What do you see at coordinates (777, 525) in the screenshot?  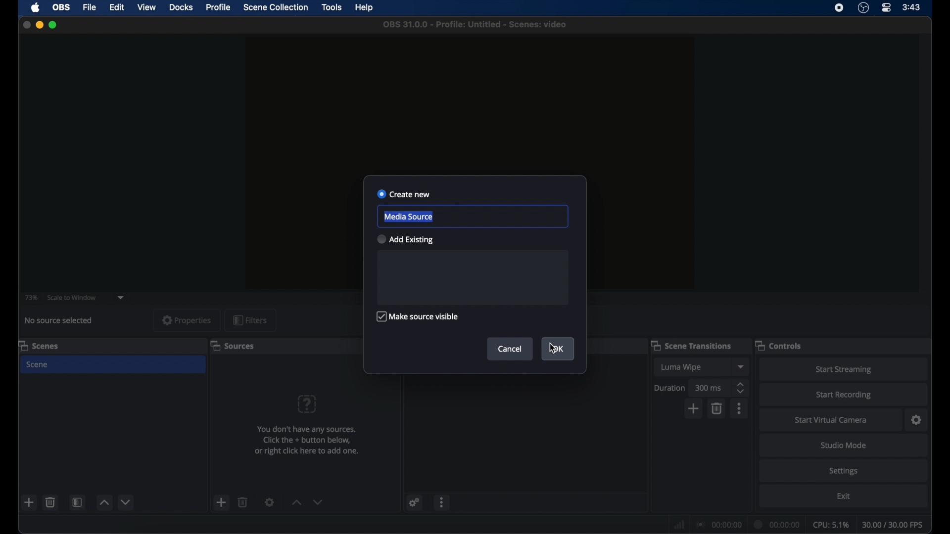 I see `00:00:00` at bounding box center [777, 525].